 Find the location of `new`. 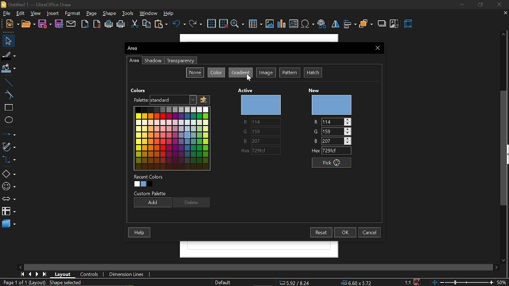

new is located at coordinates (334, 105).